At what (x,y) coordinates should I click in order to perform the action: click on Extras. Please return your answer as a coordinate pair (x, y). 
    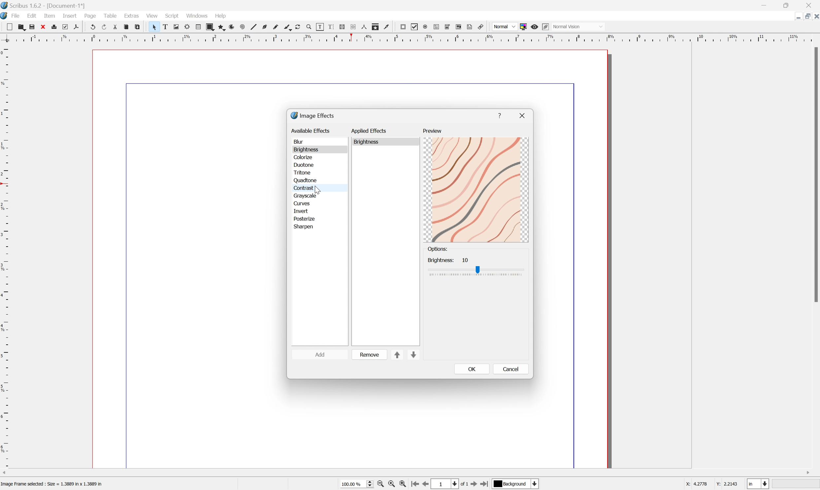
    Looking at the image, I should click on (132, 17).